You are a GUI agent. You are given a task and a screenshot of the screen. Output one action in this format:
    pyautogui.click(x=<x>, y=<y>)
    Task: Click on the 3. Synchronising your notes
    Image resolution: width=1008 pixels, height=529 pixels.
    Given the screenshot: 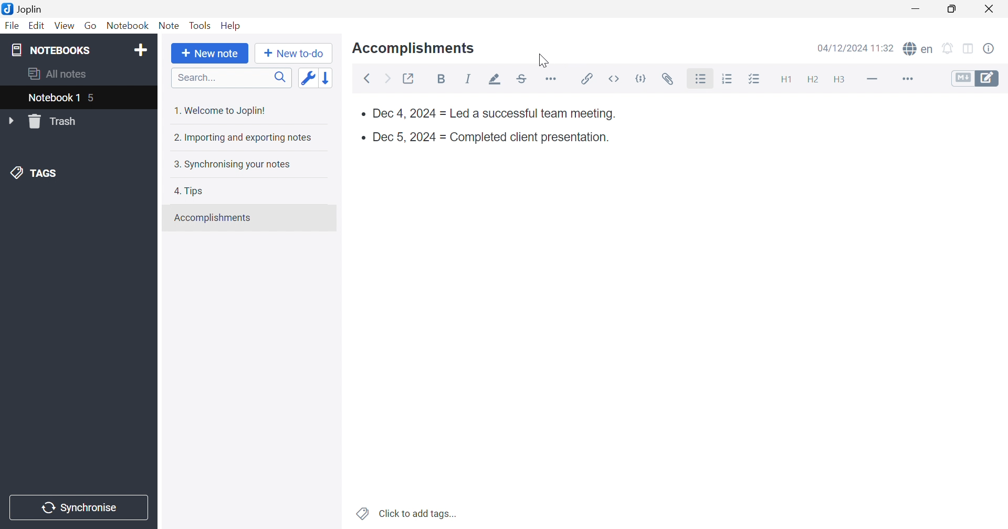 What is the action you would take?
    pyautogui.click(x=232, y=163)
    